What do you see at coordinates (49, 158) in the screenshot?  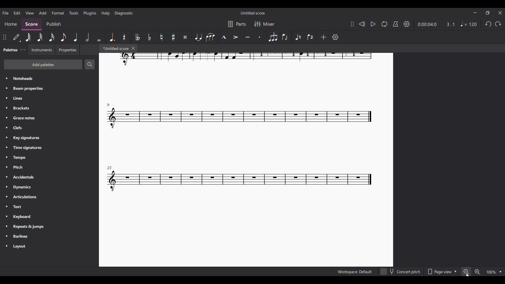 I see `Tempo` at bounding box center [49, 158].